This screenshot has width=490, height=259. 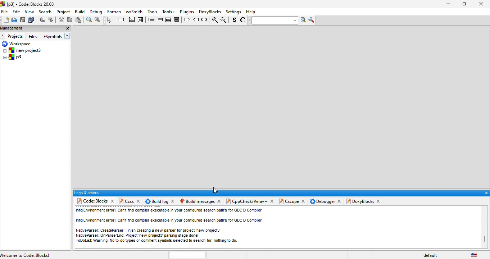 I want to click on show options window, so click(x=312, y=20).